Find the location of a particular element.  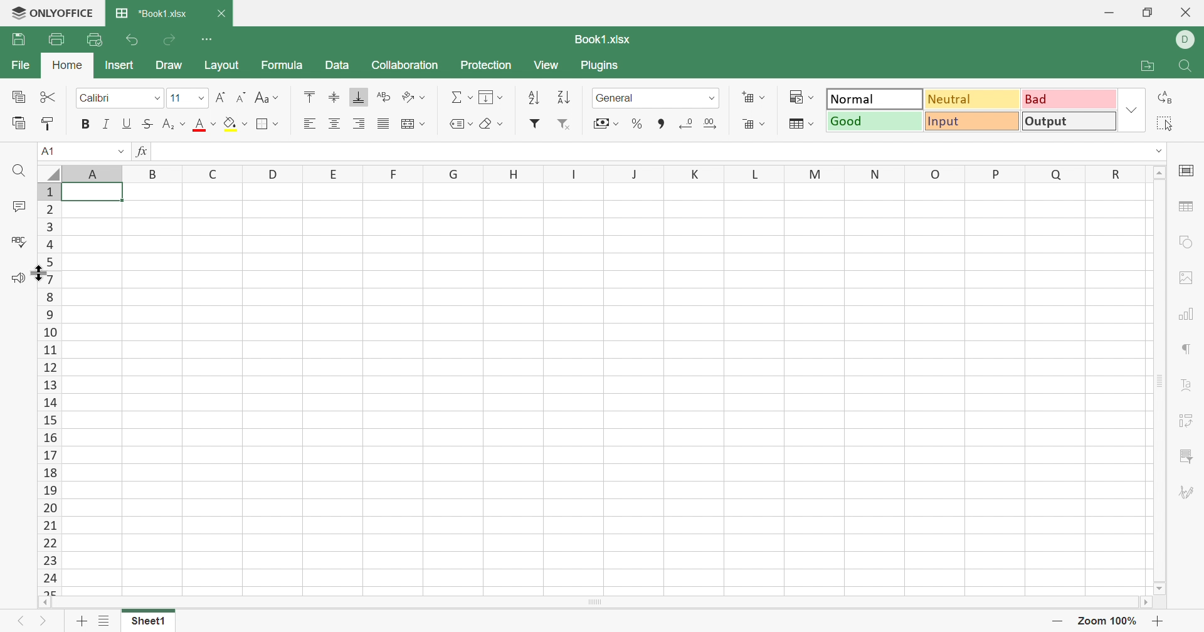

Fill color is located at coordinates (238, 125).